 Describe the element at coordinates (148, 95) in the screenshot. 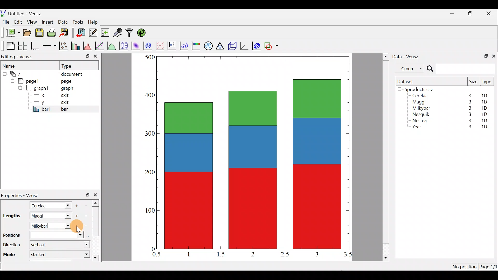

I see `400` at that location.